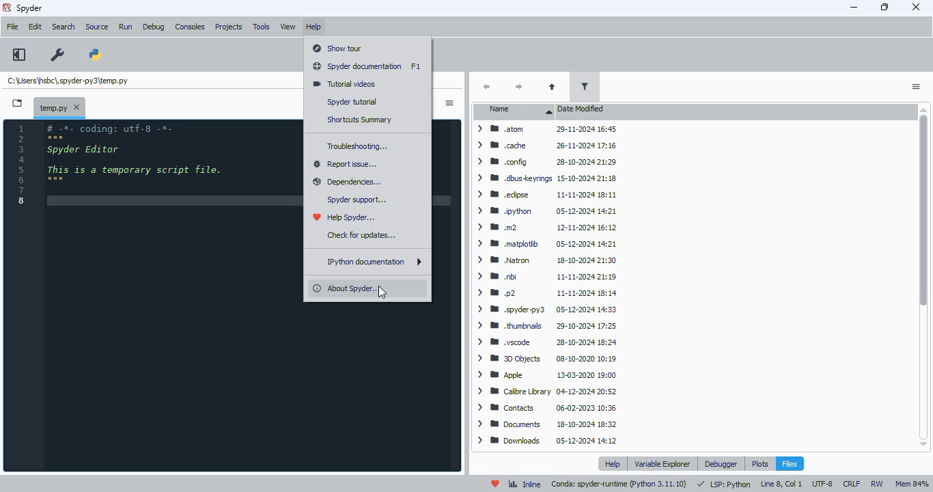  Describe the element at coordinates (547, 441) in the screenshot. I see `> WB Downloads 05-12-2024 14:12.` at that location.